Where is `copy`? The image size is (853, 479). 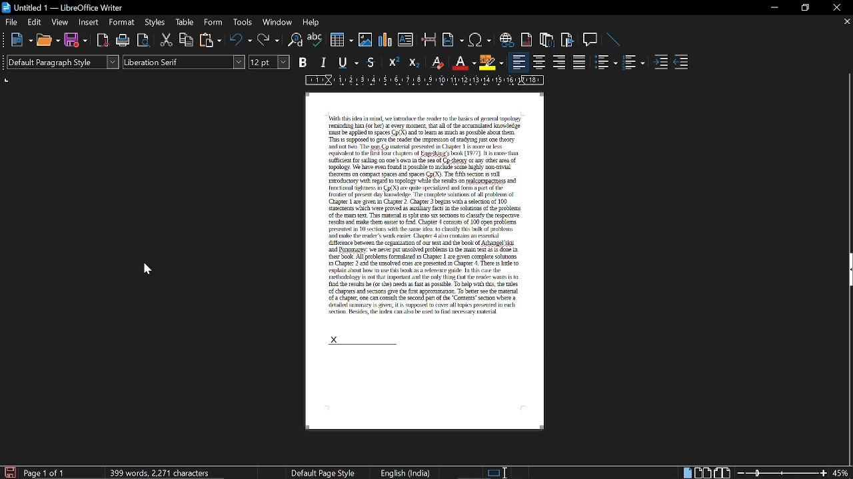
copy is located at coordinates (187, 40).